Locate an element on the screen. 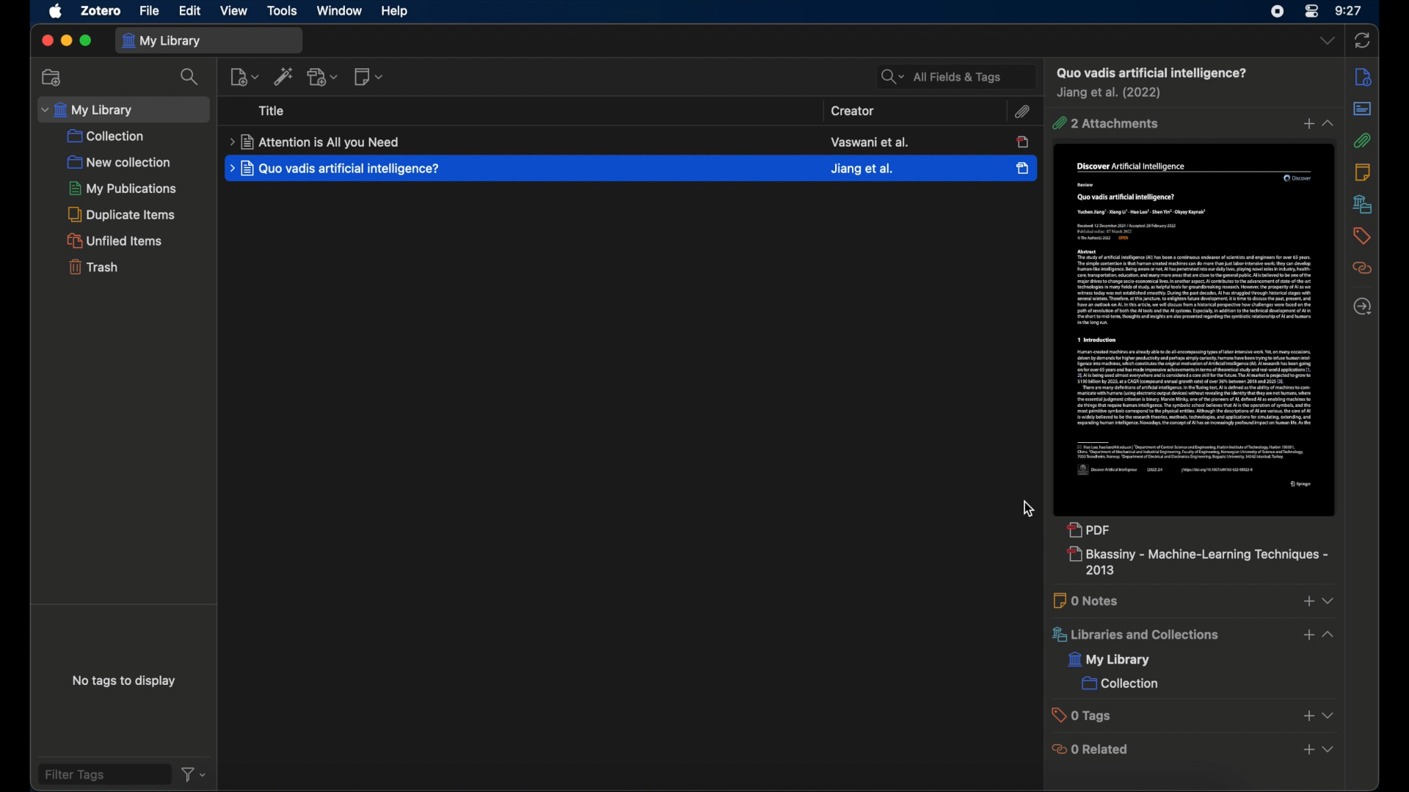  close is located at coordinates (45, 41).